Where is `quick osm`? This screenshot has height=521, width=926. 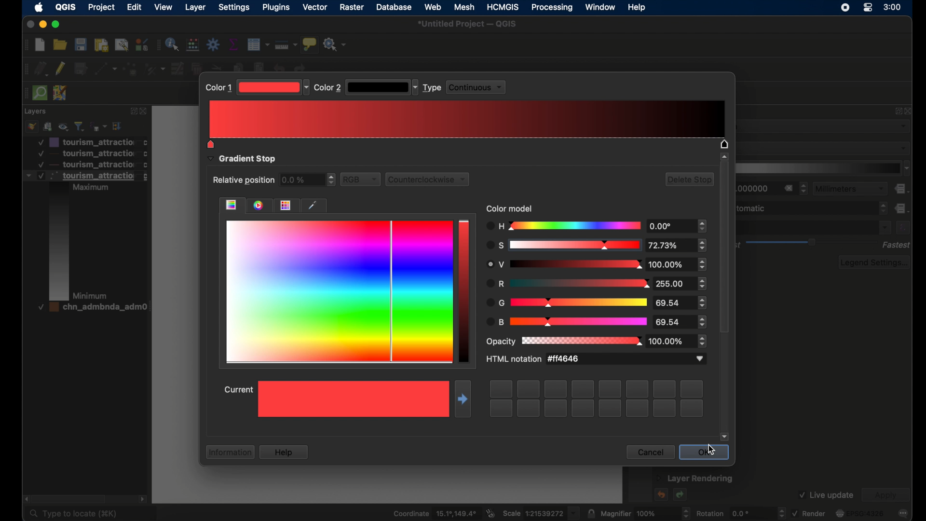 quick osm is located at coordinates (39, 93).